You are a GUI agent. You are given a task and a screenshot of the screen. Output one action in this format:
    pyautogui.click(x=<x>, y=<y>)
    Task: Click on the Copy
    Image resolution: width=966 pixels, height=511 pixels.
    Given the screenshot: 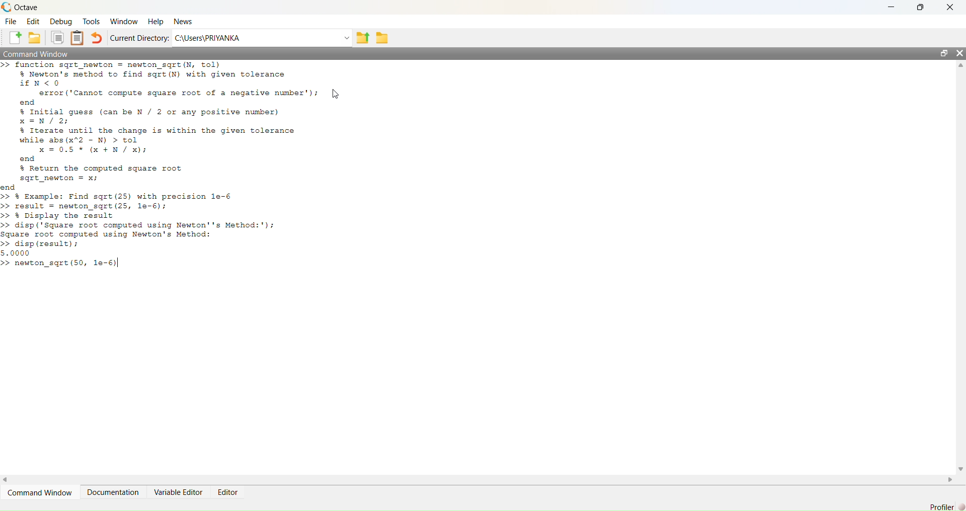 What is the action you would take?
    pyautogui.click(x=58, y=39)
    